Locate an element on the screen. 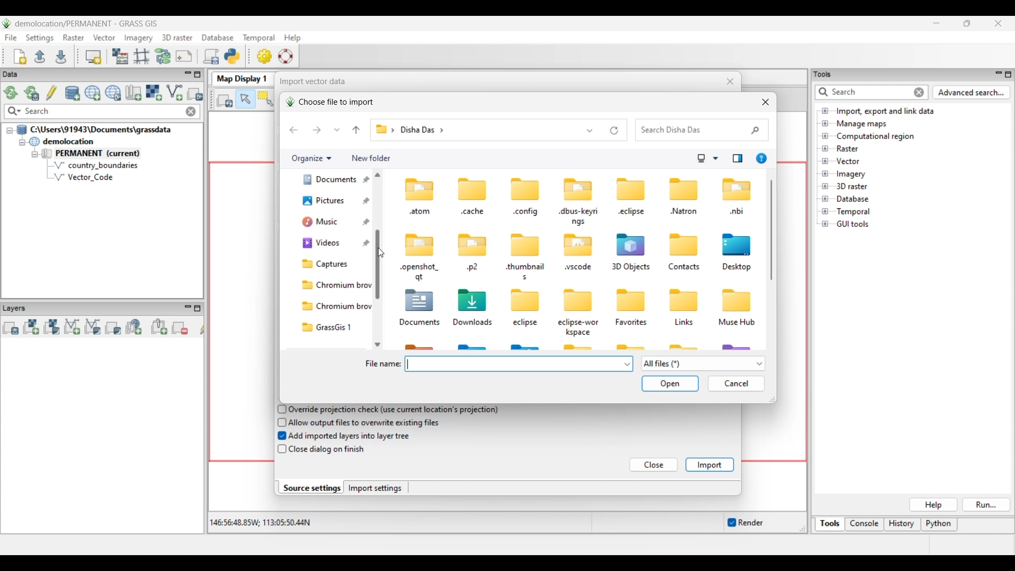  Allow output files to overwrite existing files is located at coordinates (366, 422).